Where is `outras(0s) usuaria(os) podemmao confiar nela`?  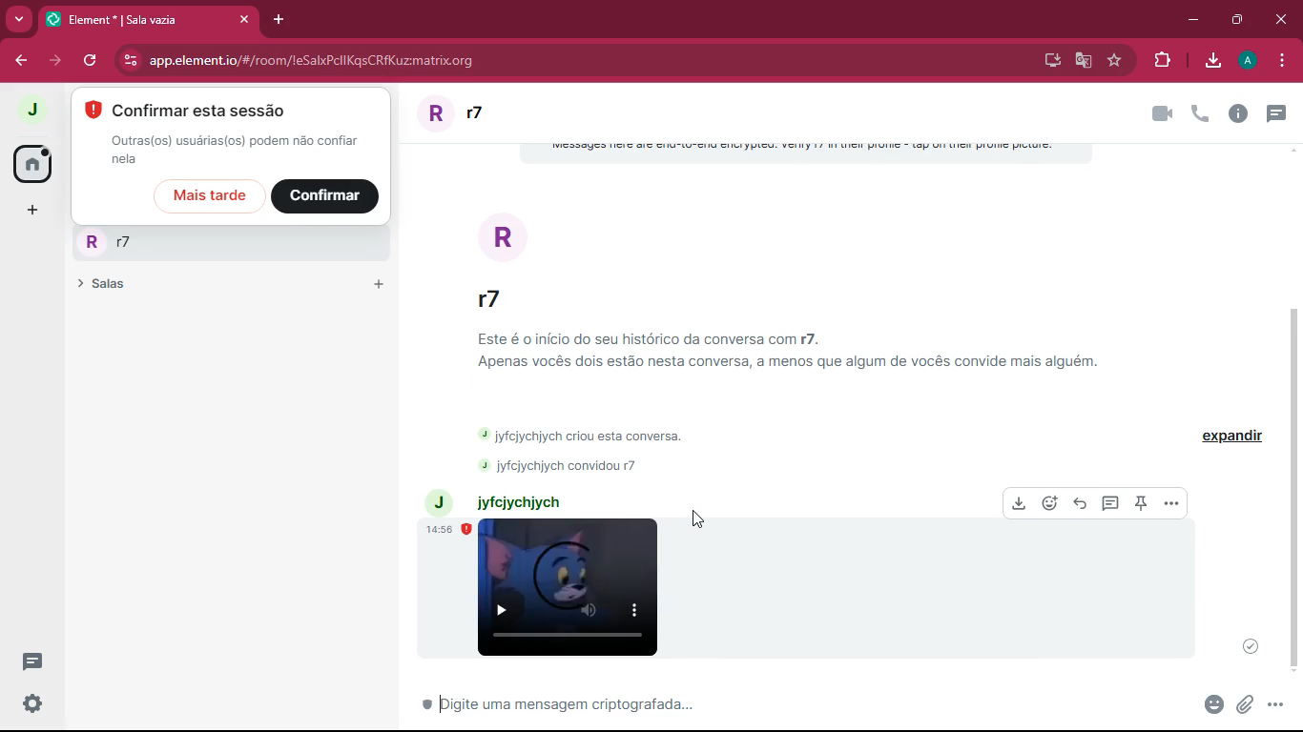 outras(0s) usuaria(os) podemmao confiar nela is located at coordinates (232, 150).